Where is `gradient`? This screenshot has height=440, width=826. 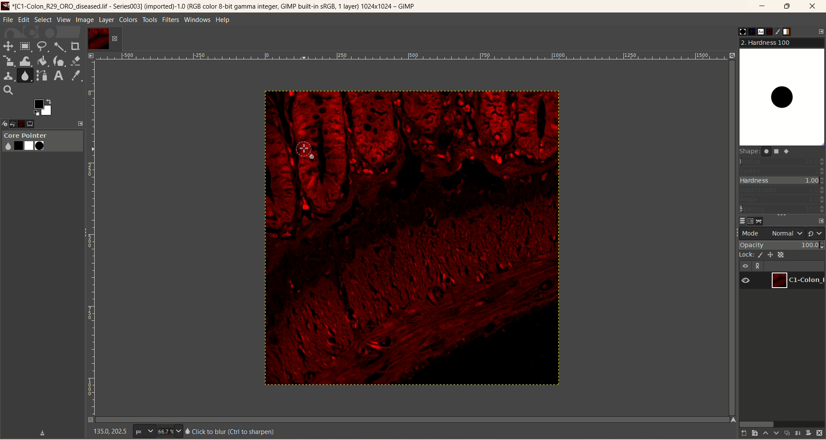
gradient is located at coordinates (792, 32).